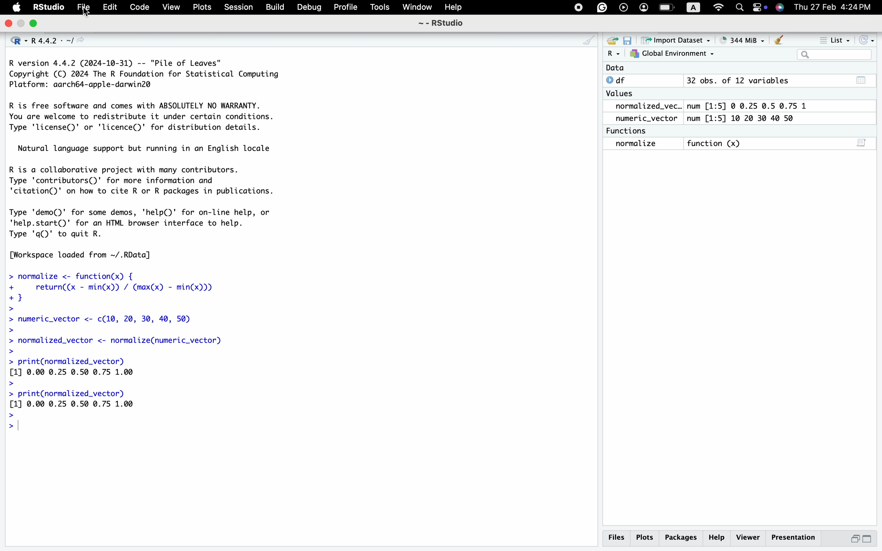 This screenshot has width=882, height=551. Describe the element at coordinates (868, 539) in the screenshot. I see `maximize` at that location.